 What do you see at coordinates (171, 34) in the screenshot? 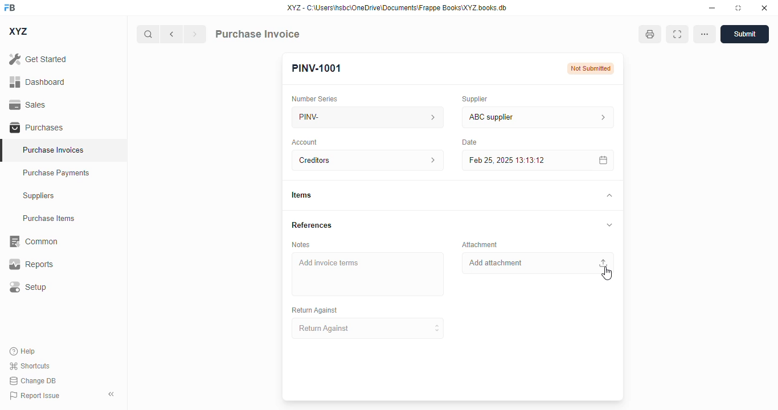
I see `previous` at bounding box center [171, 34].